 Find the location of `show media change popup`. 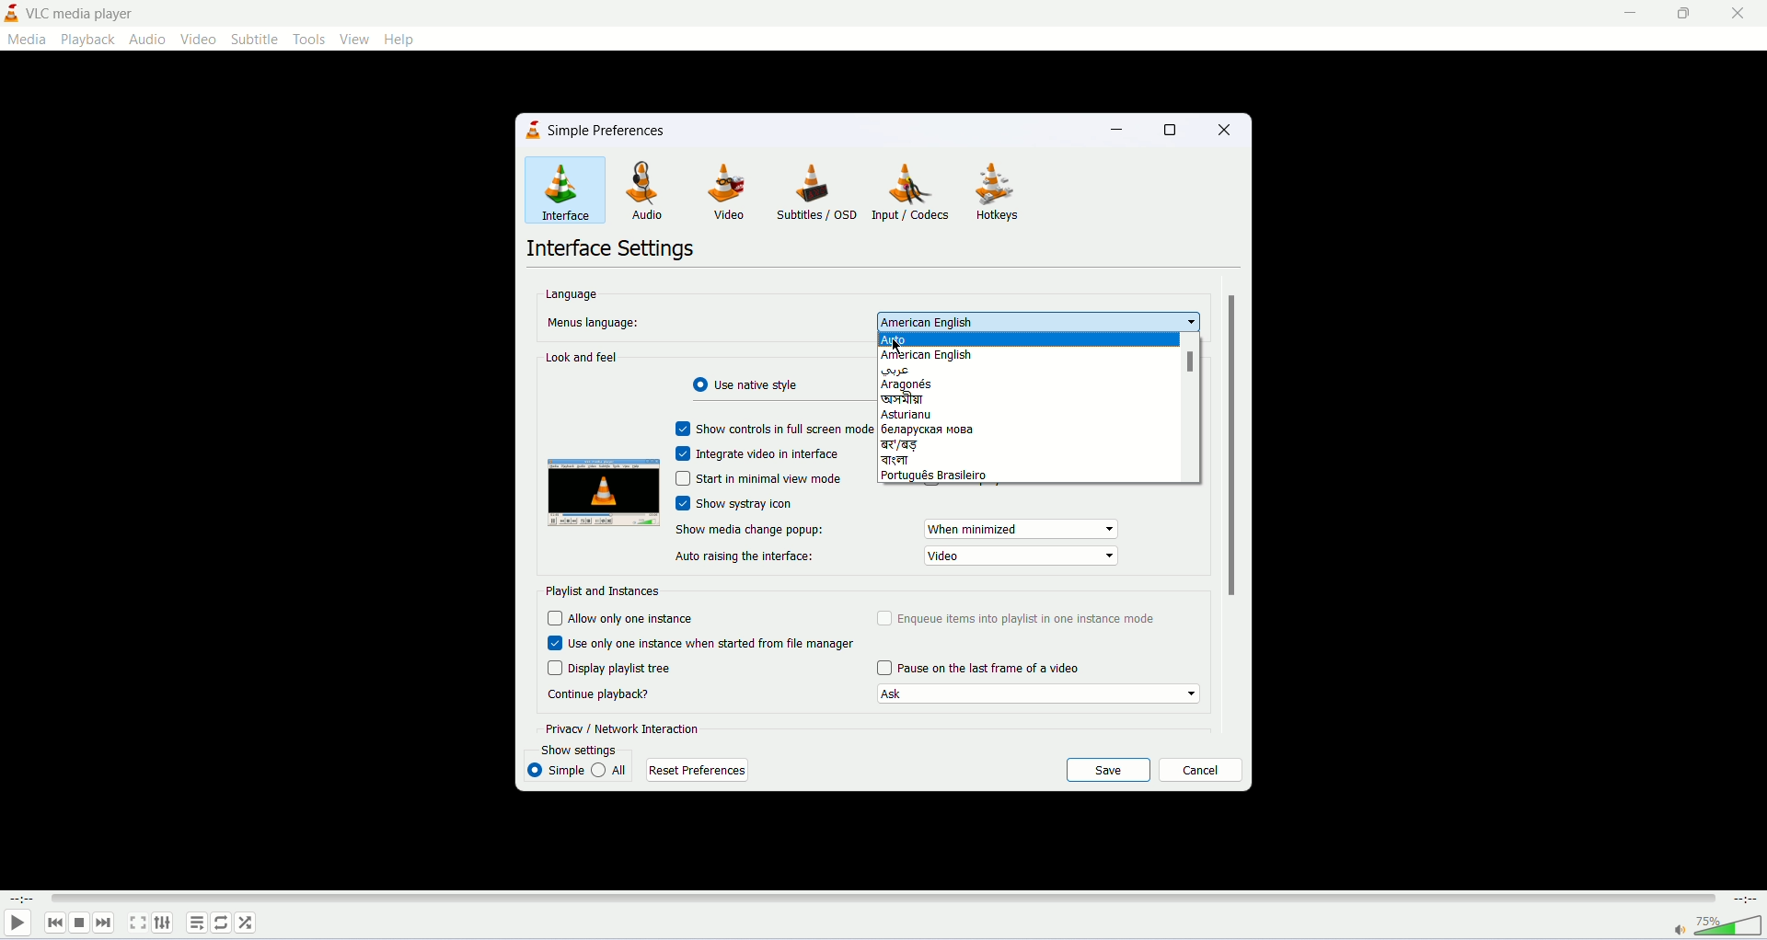

show media change popup is located at coordinates (750, 531).